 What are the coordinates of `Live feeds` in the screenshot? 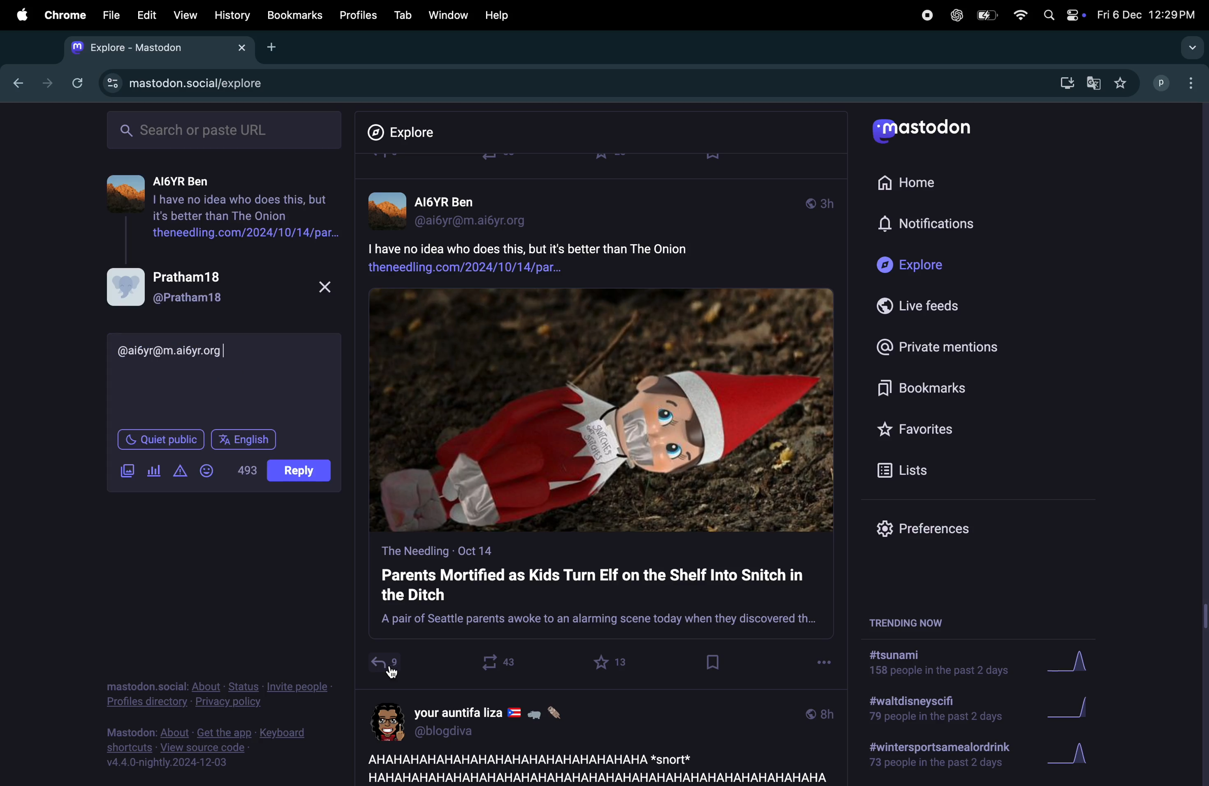 It's located at (926, 306).